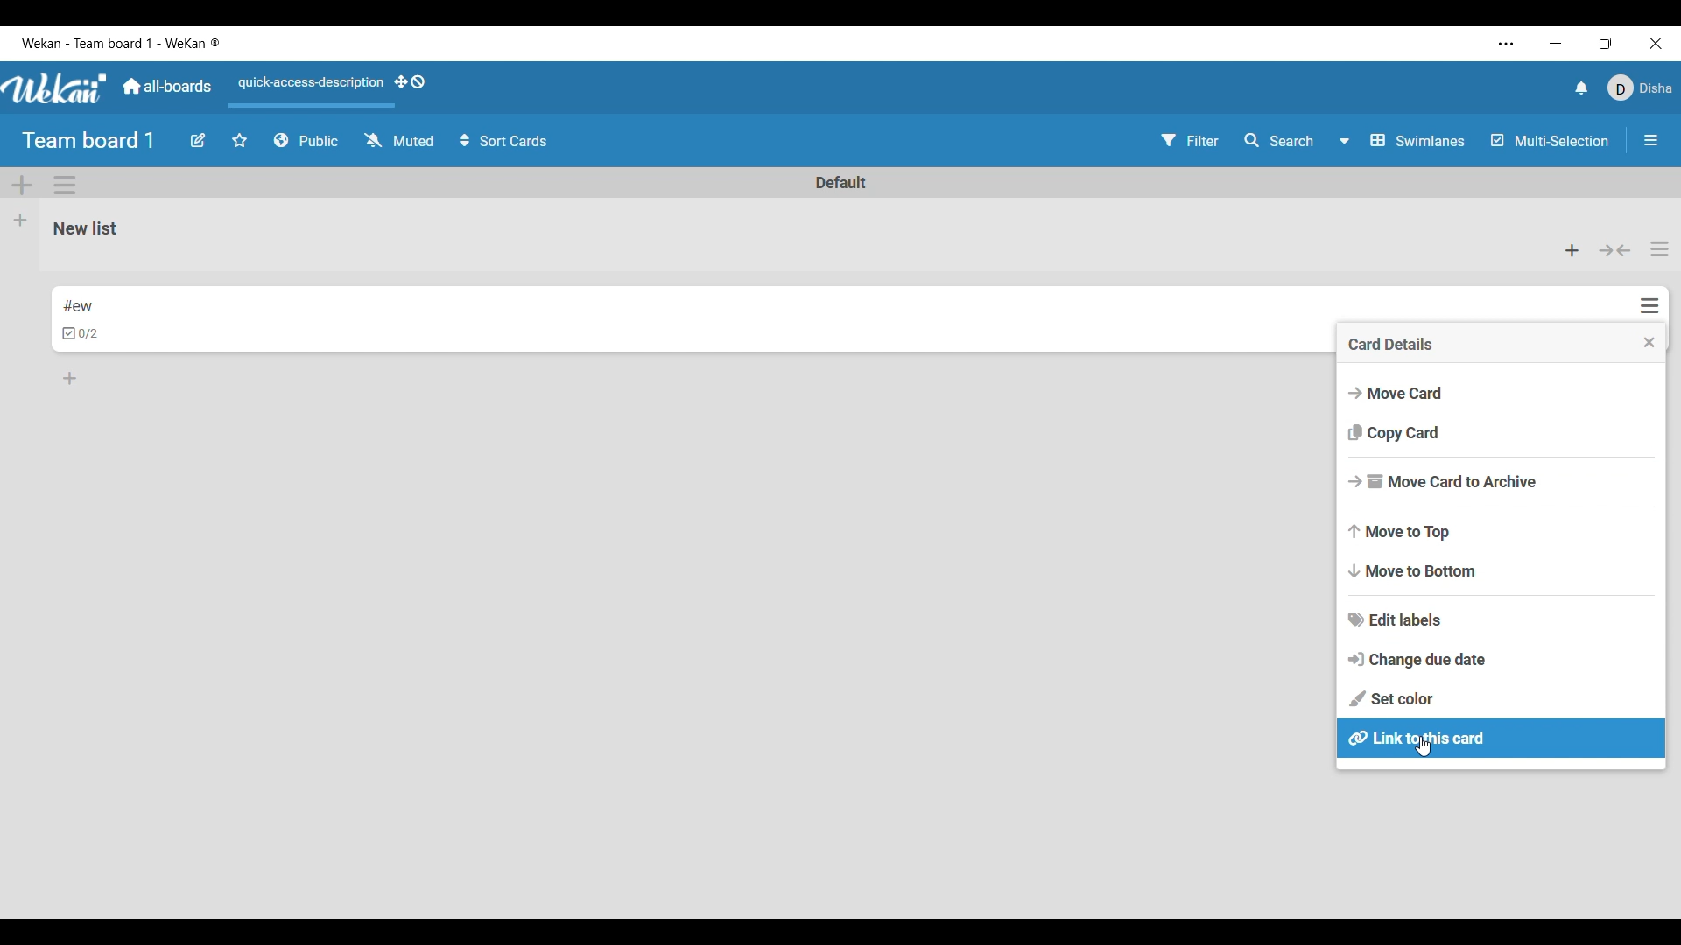  I want to click on Show interface in a smaller tab, so click(1606, 44).